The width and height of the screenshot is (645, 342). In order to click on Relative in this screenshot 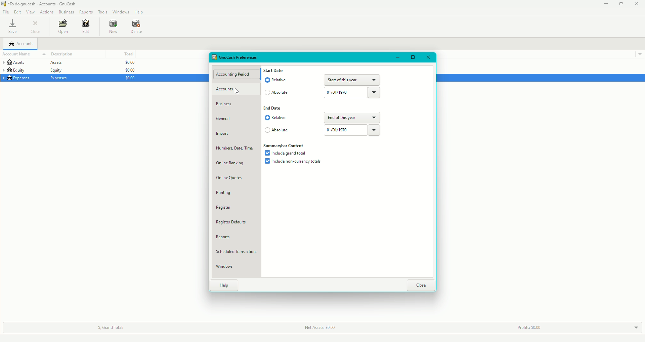, I will do `click(275, 119)`.